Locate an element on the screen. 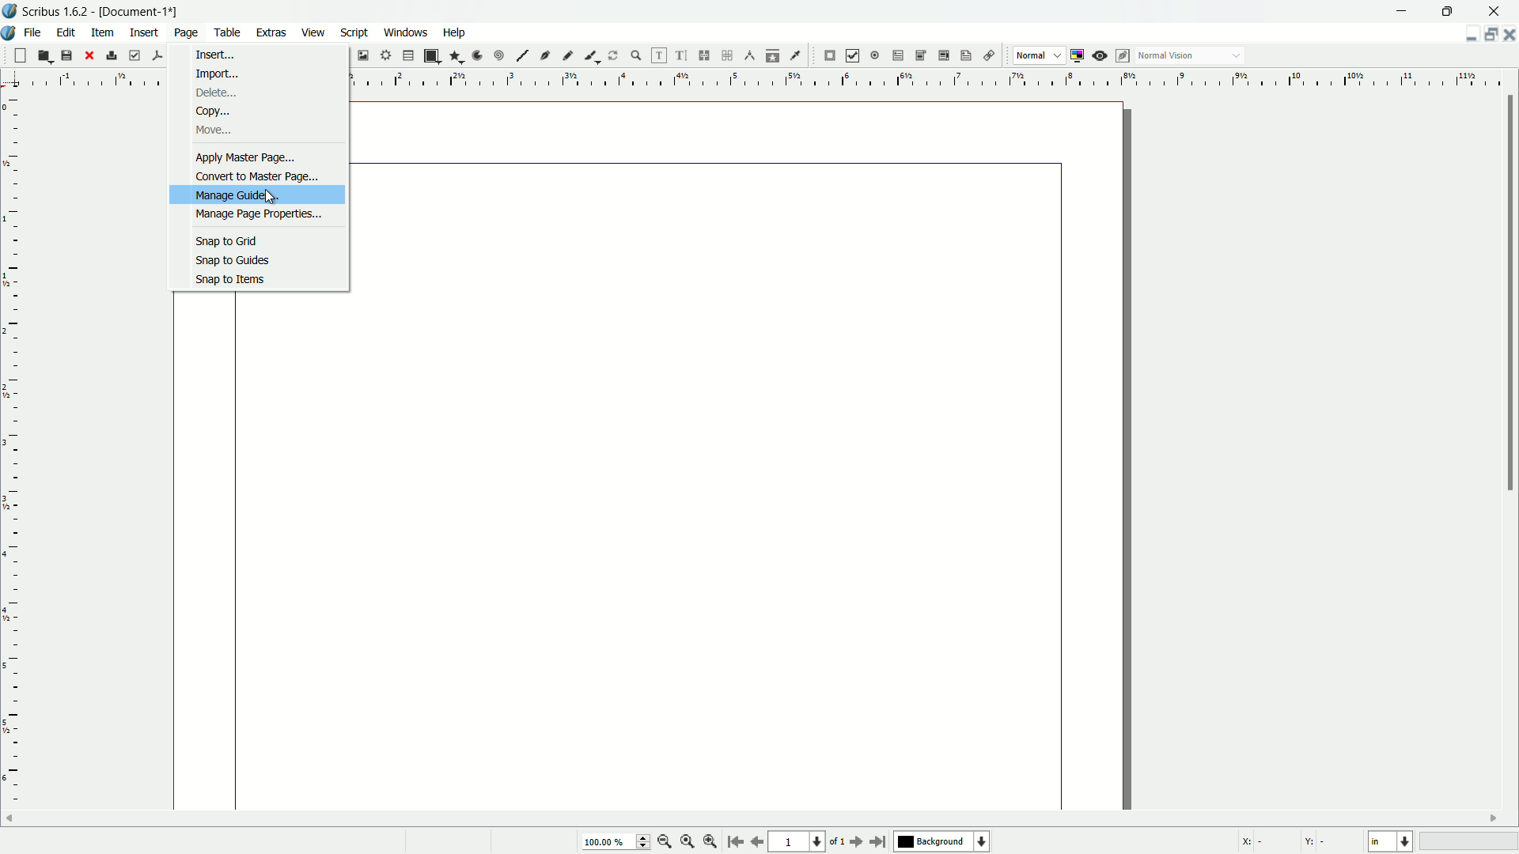 The height and width of the screenshot is (854, 1519). shape is located at coordinates (430, 56).